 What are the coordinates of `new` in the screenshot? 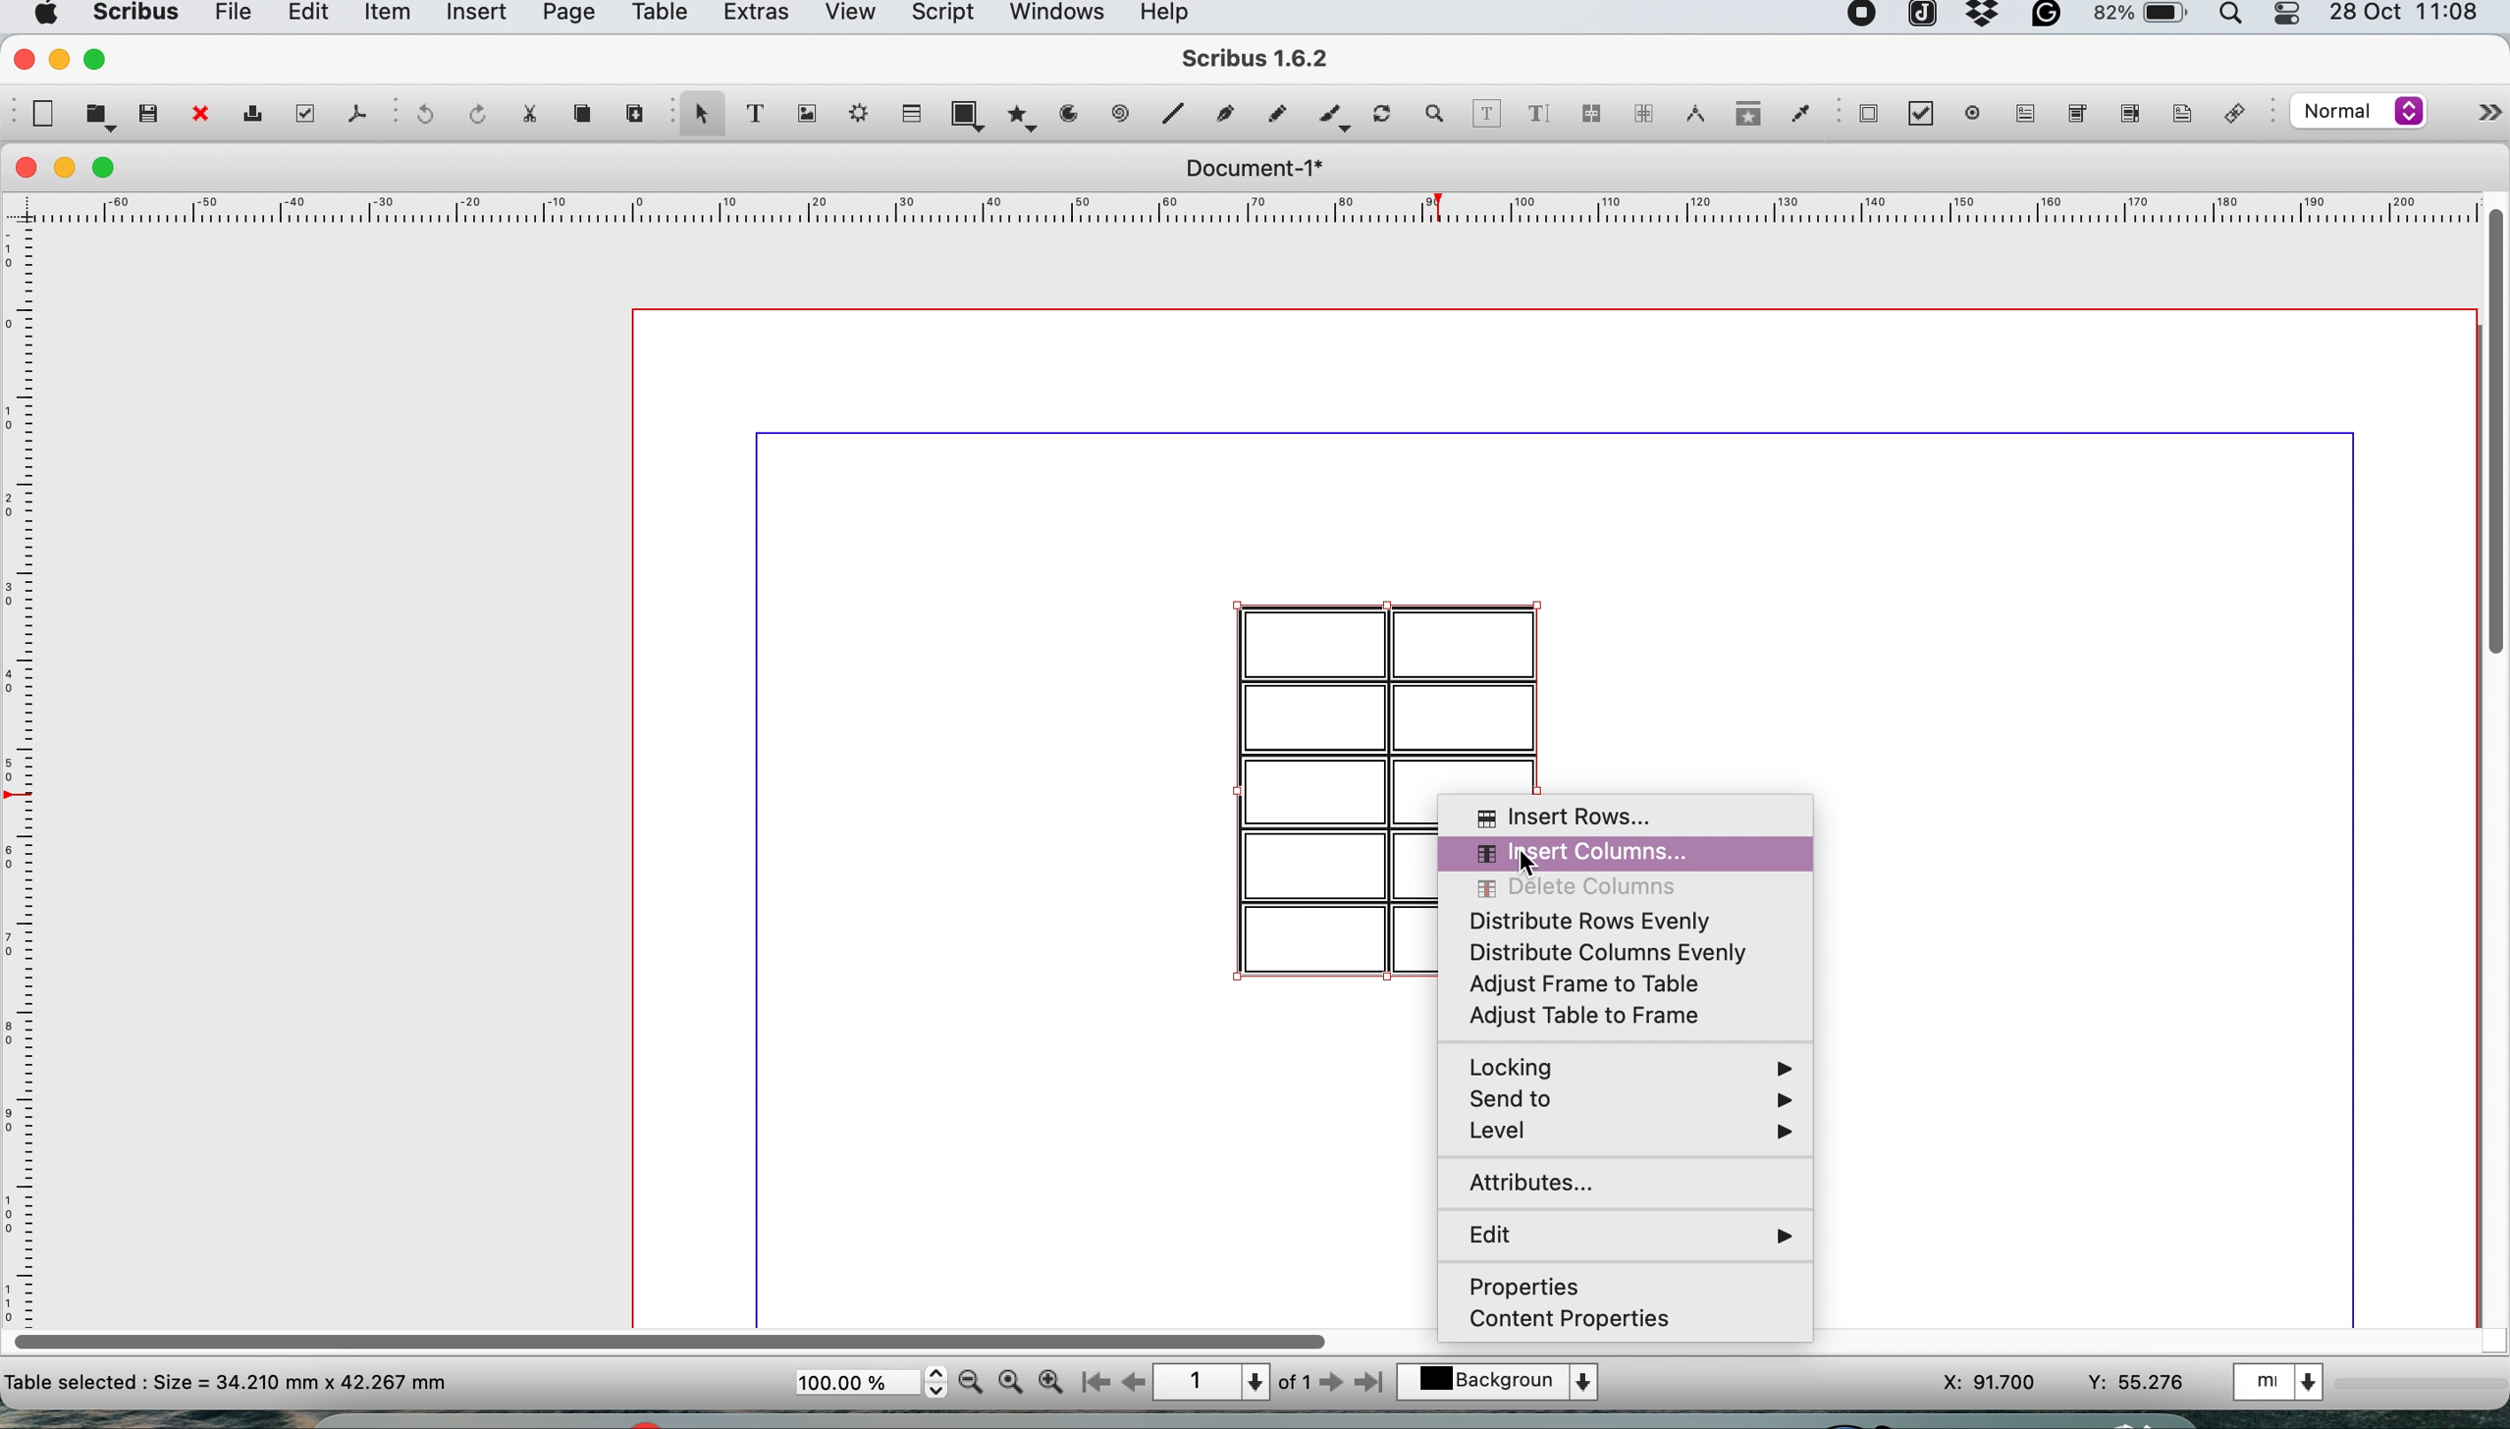 It's located at (40, 114).